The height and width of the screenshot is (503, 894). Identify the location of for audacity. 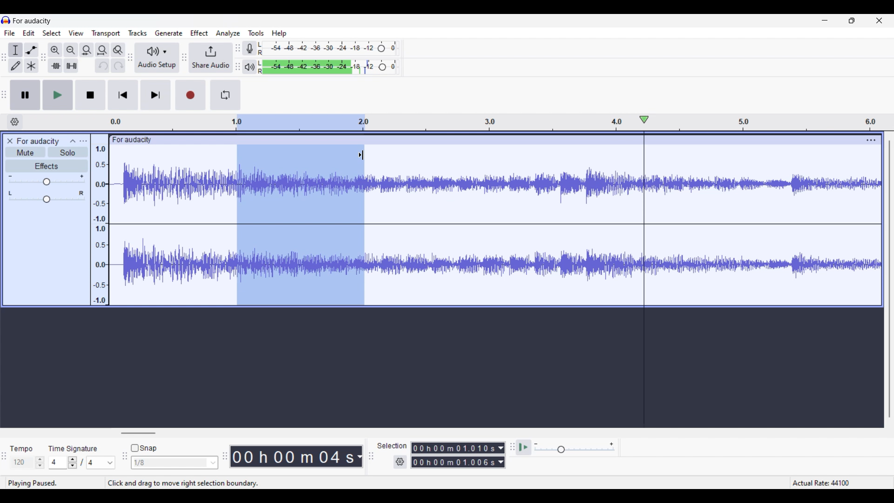
(40, 141).